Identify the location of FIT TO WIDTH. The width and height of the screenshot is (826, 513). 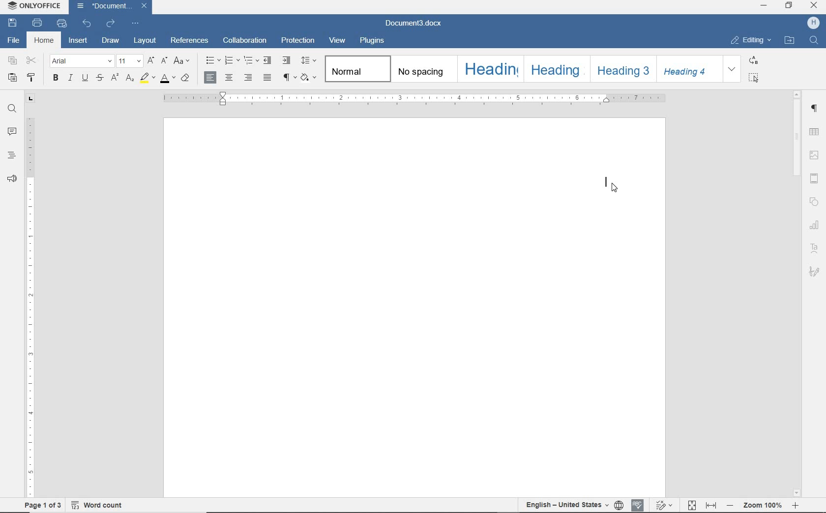
(710, 505).